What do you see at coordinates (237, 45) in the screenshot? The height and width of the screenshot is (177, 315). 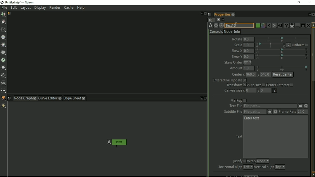 I see `Scale` at bounding box center [237, 45].